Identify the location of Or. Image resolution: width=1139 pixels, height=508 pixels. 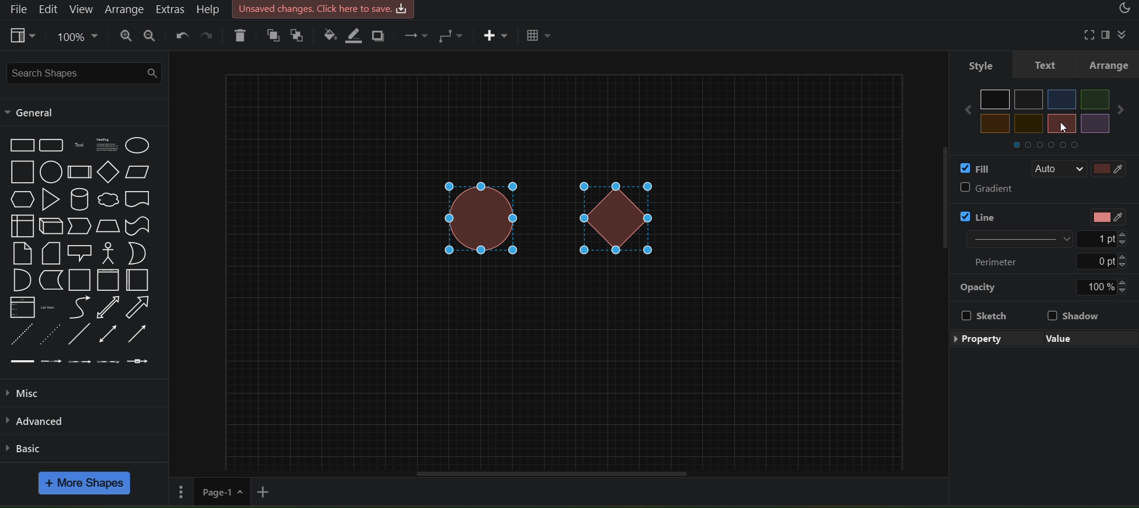
(136, 253).